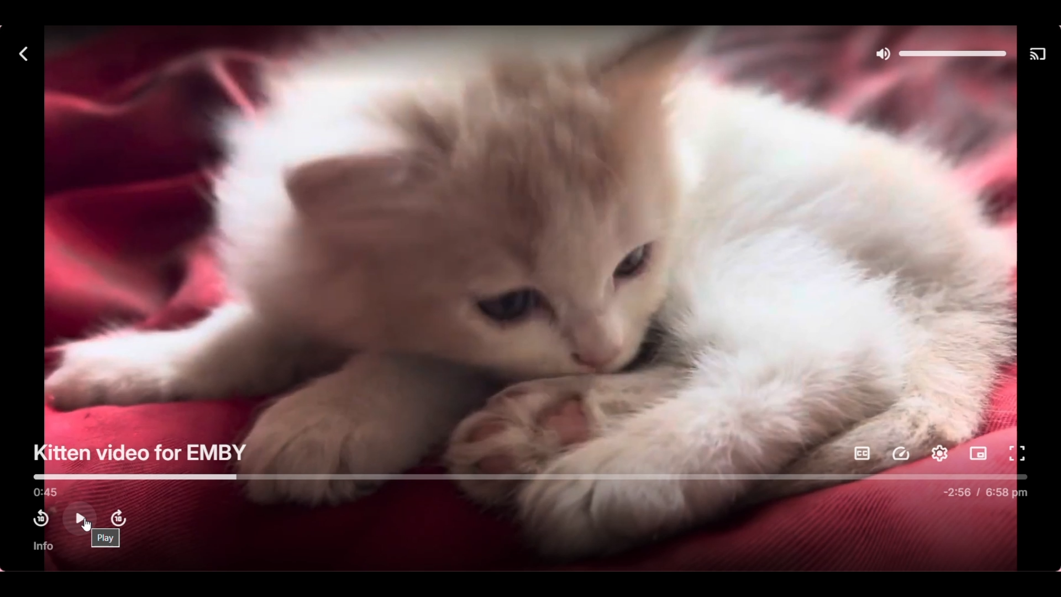  What do you see at coordinates (107, 538) in the screenshot?
I see `play` at bounding box center [107, 538].